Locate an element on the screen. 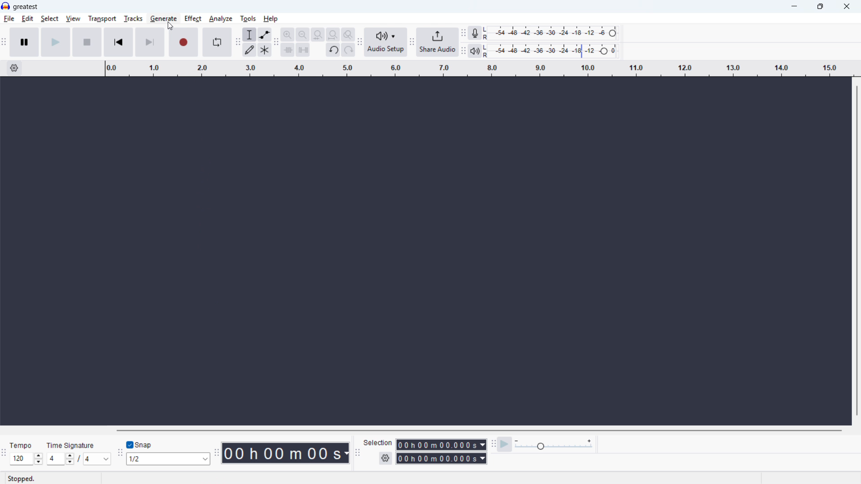 This screenshot has height=484, width=861. Timestamp  is located at coordinates (287, 452).